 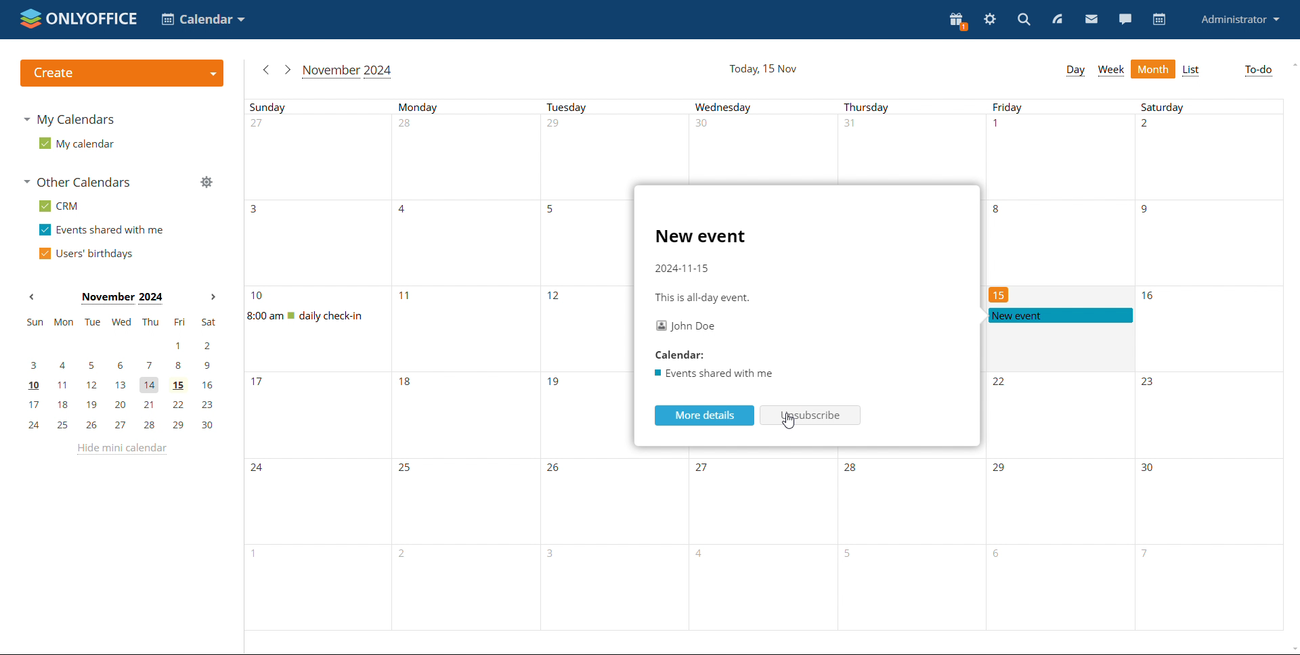 What do you see at coordinates (1124, 19) in the screenshot?
I see `chat` at bounding box center [1124, 19].